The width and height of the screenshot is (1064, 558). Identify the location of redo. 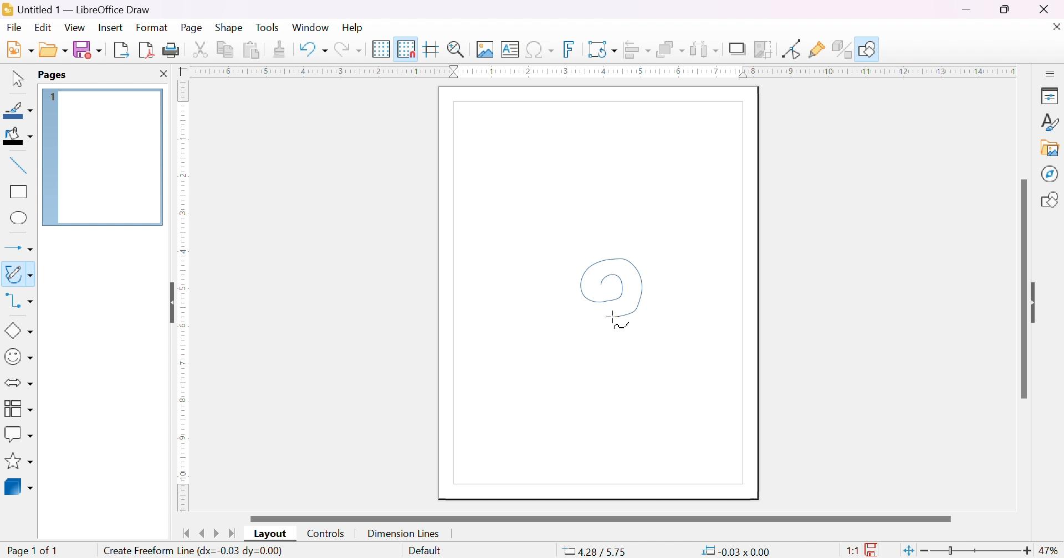
(346, 49).